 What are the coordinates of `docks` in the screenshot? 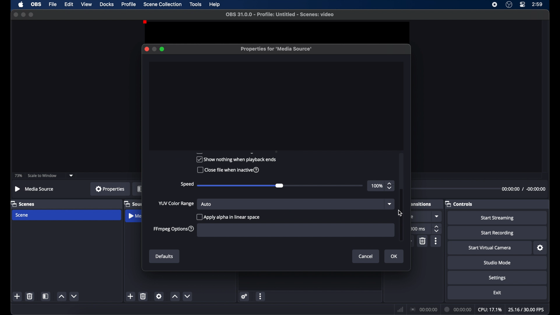 It's located at (107, 5).